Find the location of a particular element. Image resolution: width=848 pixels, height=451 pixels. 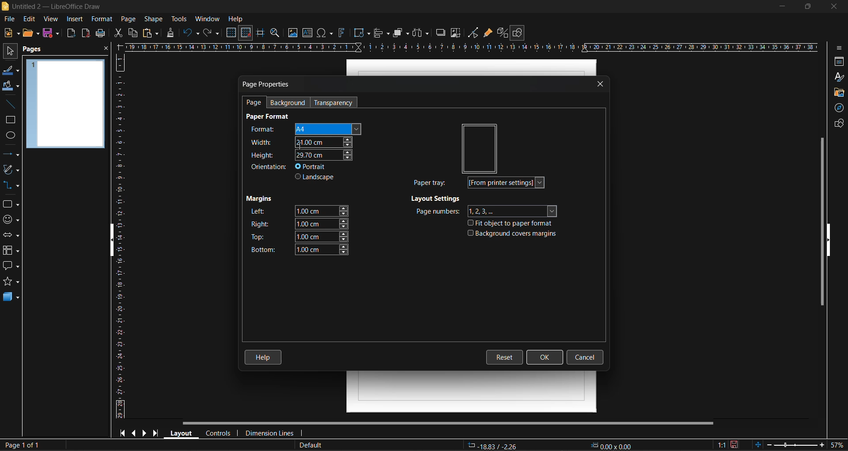

open is located at coordinates (30, 34).